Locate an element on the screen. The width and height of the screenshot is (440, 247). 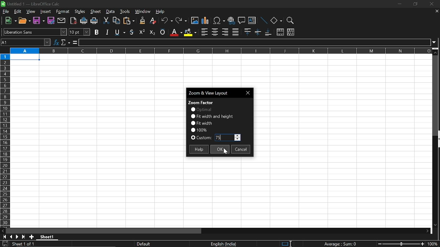
Cursor is located at coordinates (225, 151).